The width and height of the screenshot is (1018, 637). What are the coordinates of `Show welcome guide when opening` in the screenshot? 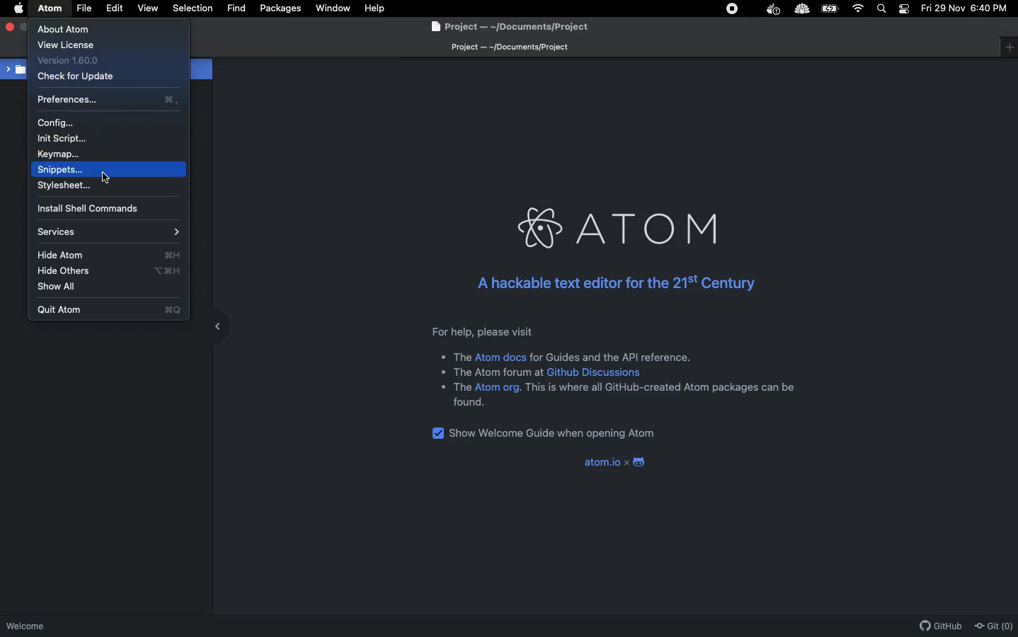 It's located at (553, 434).